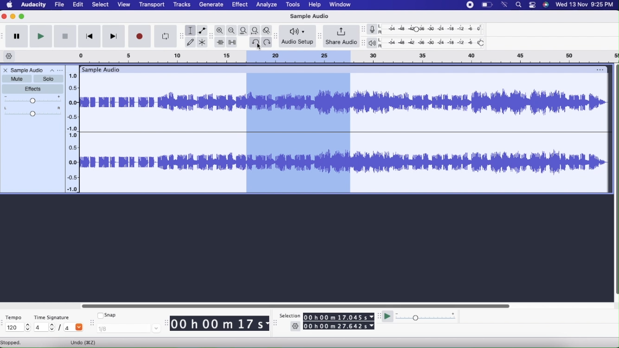 Image resolution: width=619 pixels, height=348 pixels. I want to click on Snap, so click(106, 315).